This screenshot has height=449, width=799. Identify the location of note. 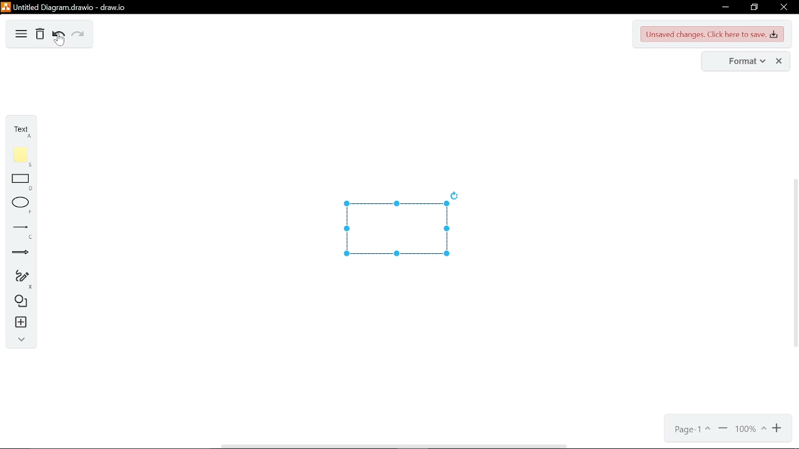
(23, 157).